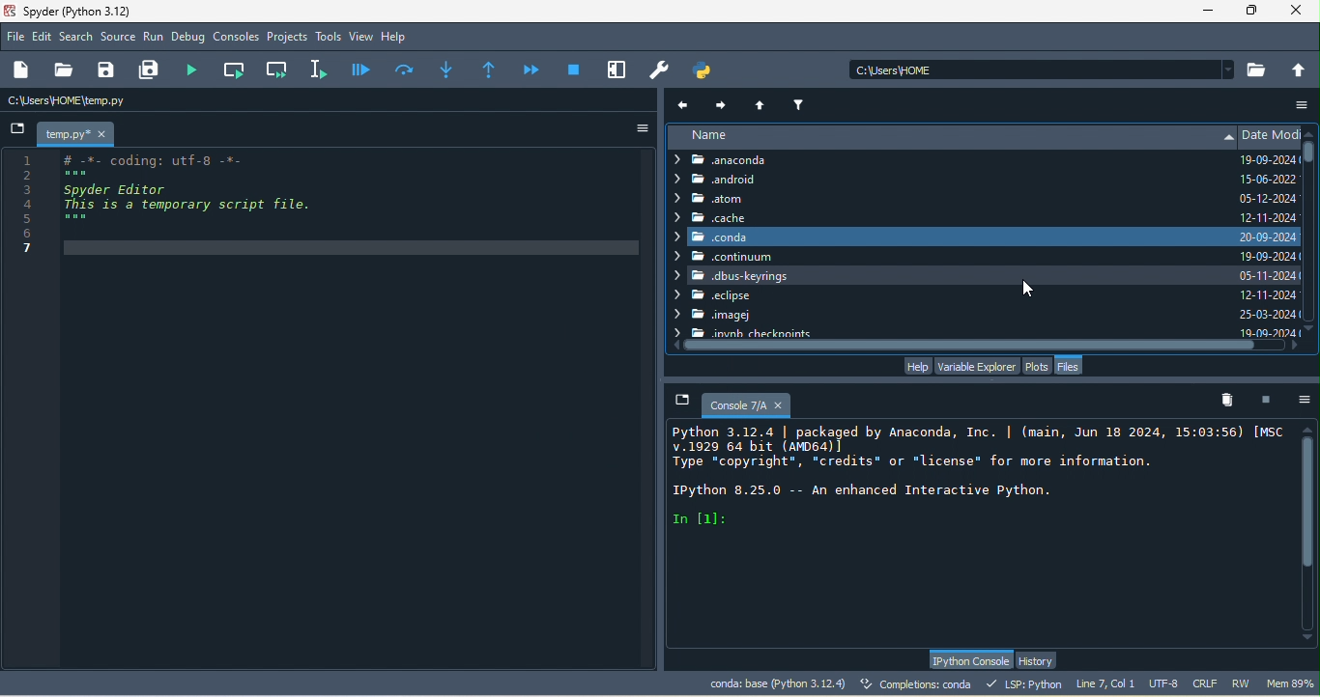 This screenshot has width=1320, height=697. I want to click on crlf, so click(1208, 684).